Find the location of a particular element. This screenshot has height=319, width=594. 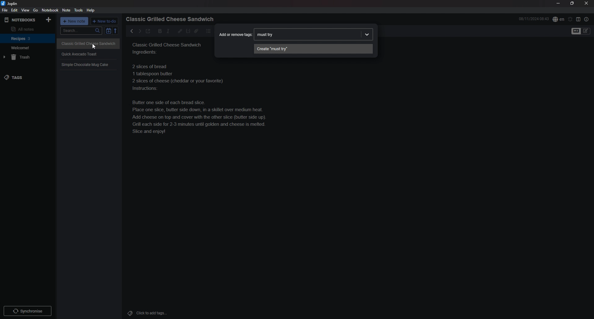

toggle sort order is located at coordinates (108, 31).